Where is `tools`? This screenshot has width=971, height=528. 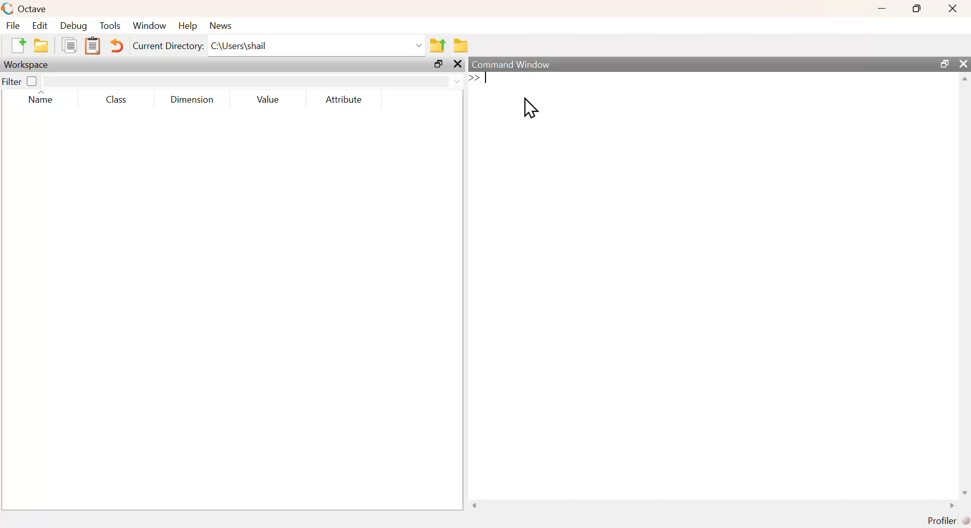
tools is located at coordinates (112, 25).